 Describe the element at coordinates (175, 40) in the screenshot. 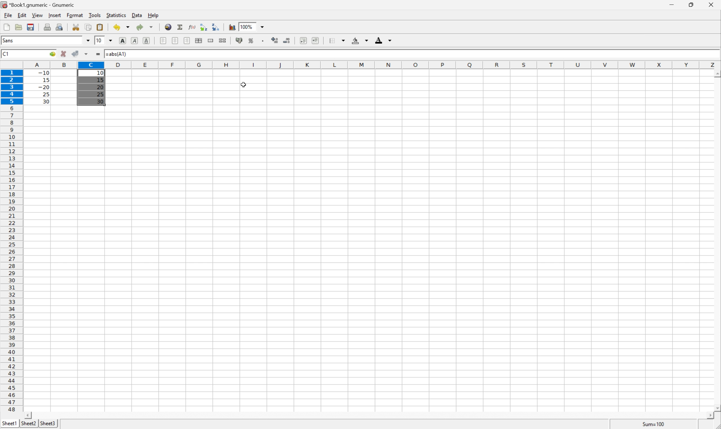

I see `center horizontally` at that location.